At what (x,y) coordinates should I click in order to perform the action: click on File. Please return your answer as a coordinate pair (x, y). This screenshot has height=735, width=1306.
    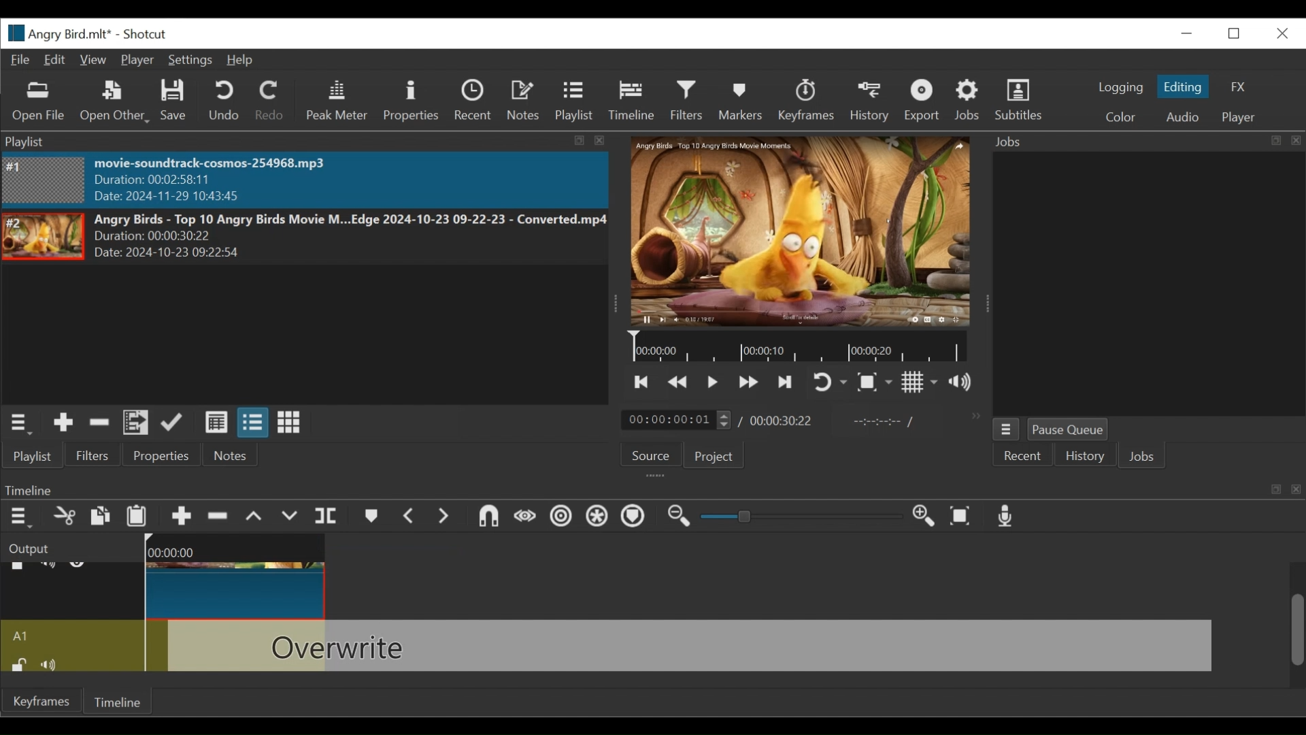
    Looking at the image, I should click on (21, 59).